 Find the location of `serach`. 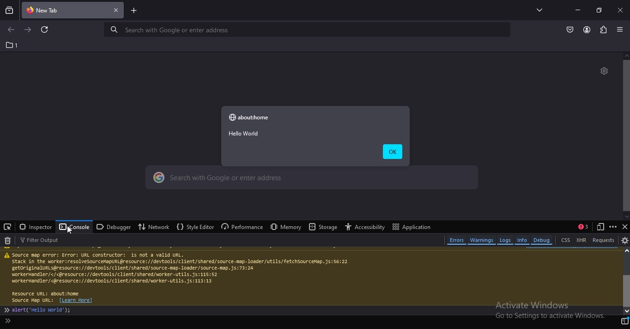

serach is located at coordinates (303, 29).